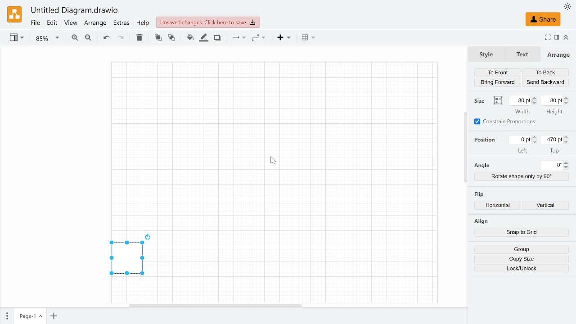 Image resolution: width=576 pixels, height=324 pixels. What do you see at coordinates (308, 38) in the screenshot?
I see `Table` at bounding box center [308, 38].